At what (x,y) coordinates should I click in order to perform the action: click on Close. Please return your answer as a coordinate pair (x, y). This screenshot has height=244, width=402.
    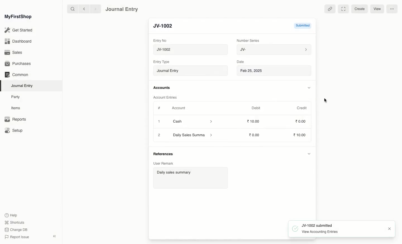
    Looking at the image, I should click on (389, 229).